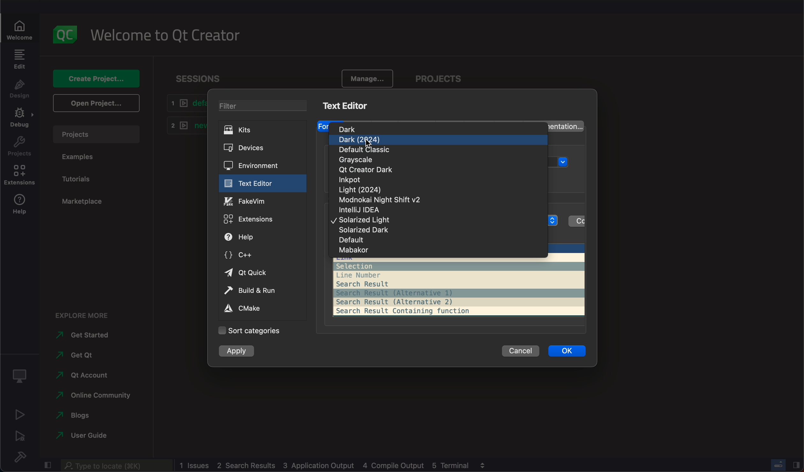 The height and width of the screenshot is (472, 804). What do you see at coordinates (183, 127) in the screenshot?
I see `new1` at bounding box center [183, 127].